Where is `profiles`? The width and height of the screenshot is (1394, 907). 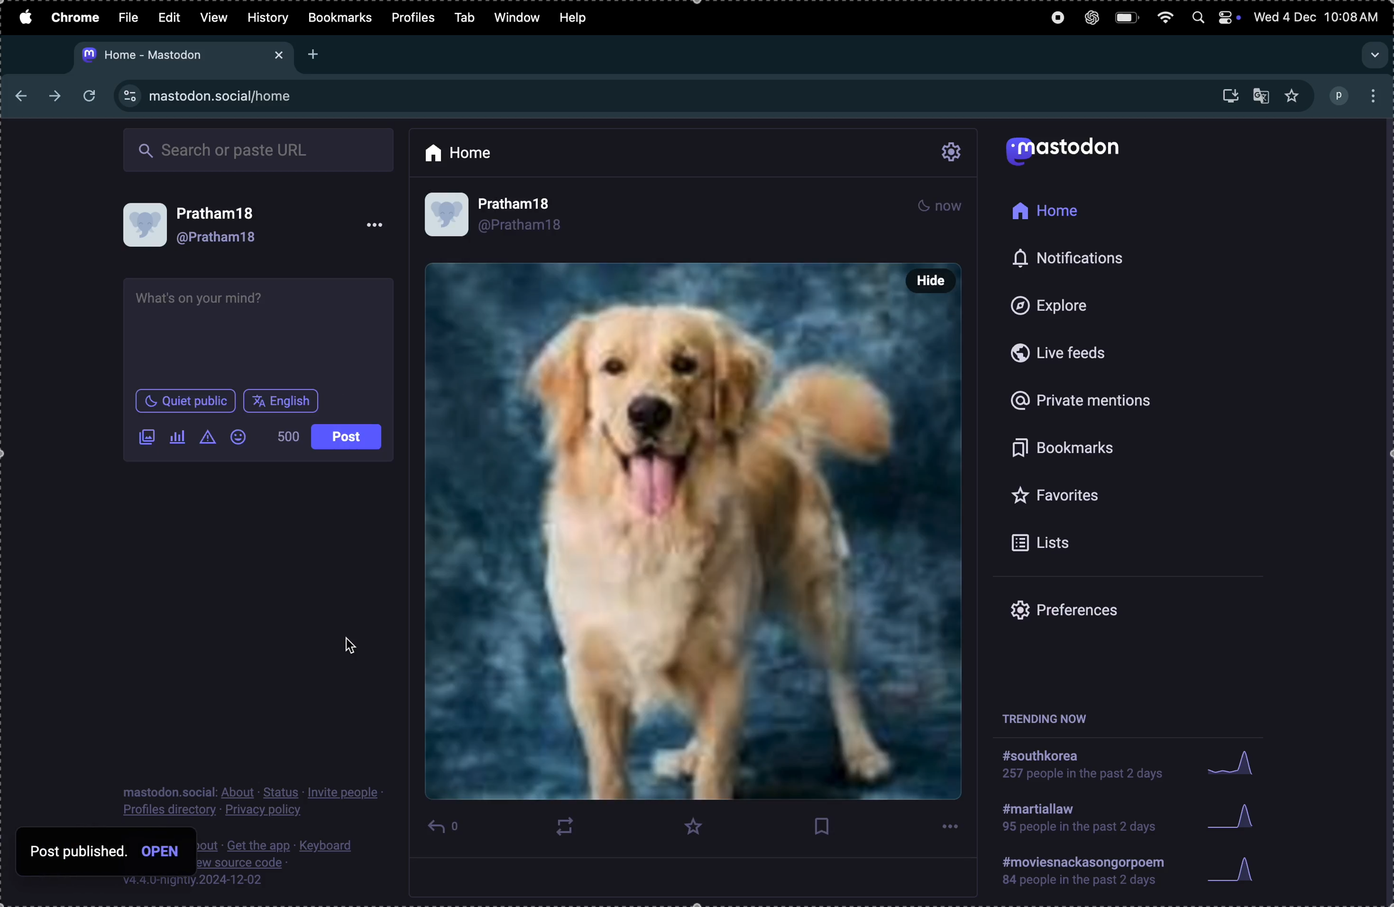 profiles is located at coordinates (412, 18).